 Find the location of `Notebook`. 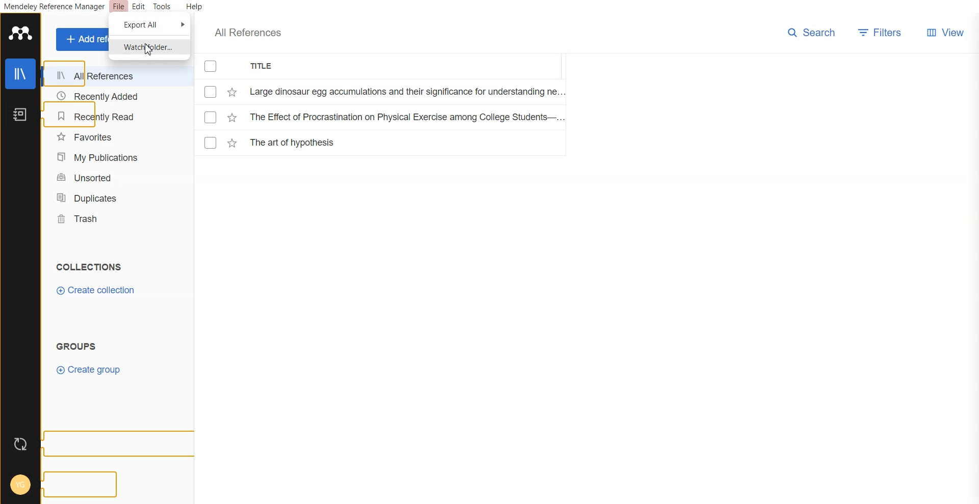

Notebook is located at coordinates (20, 114).